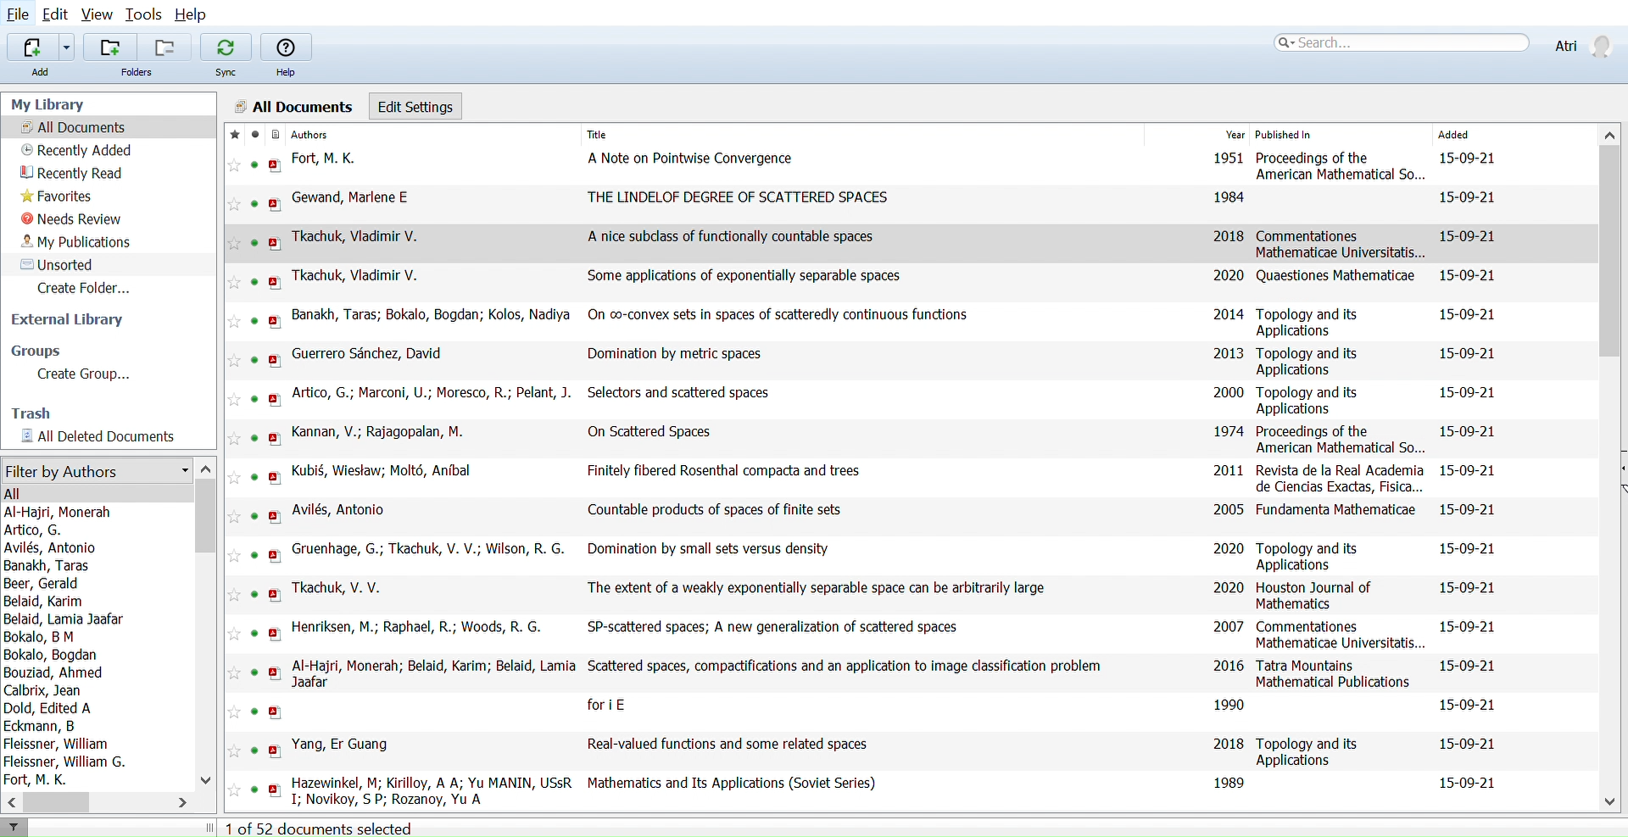  I want to click on 2018, so click(1228, 742).